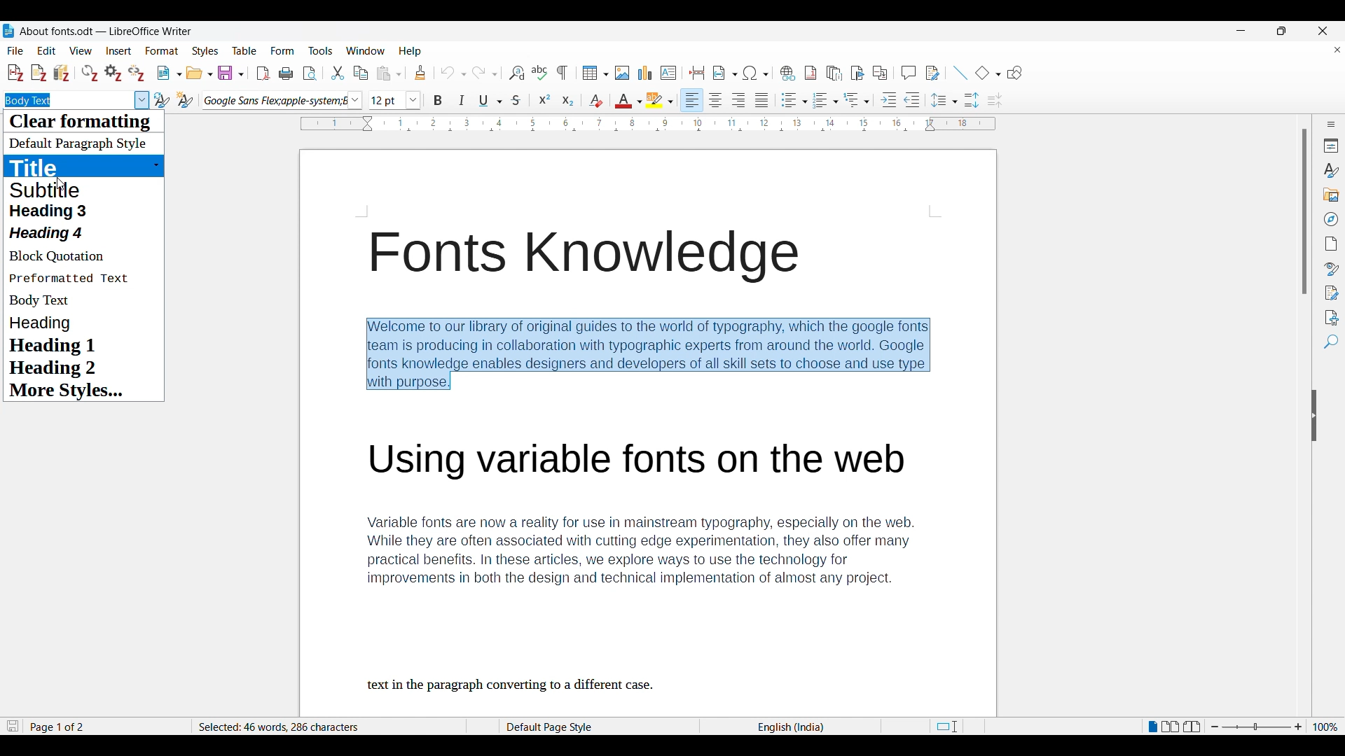 The image size is (1345, 756). I want to click on Properties, so click(1332, 146).